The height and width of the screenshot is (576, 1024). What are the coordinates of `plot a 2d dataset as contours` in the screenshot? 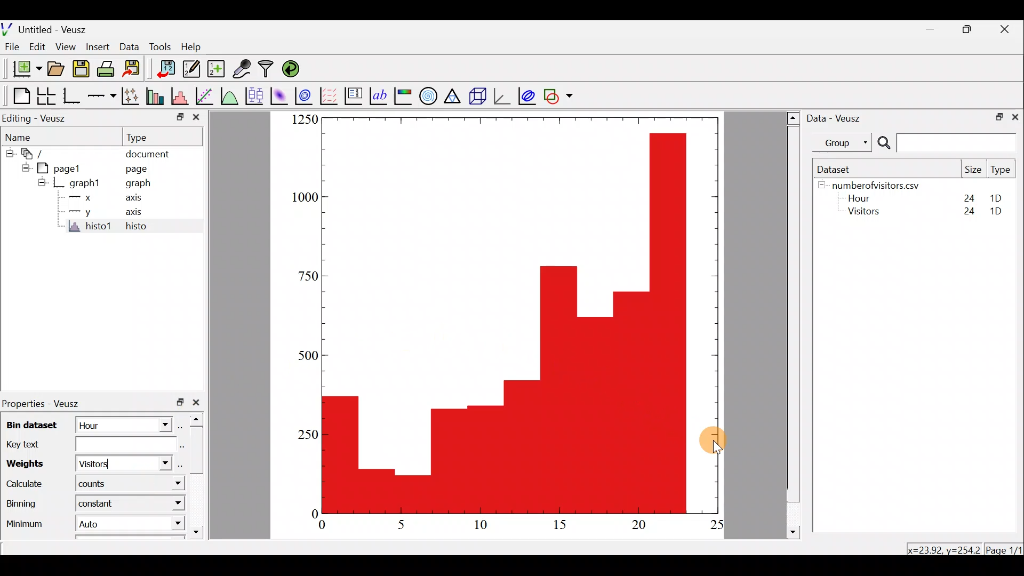 It's located at (303, 95).